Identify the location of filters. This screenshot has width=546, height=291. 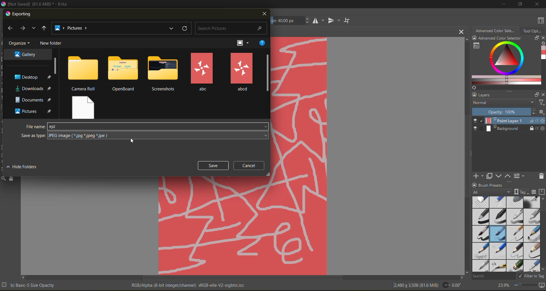
(541, 103).